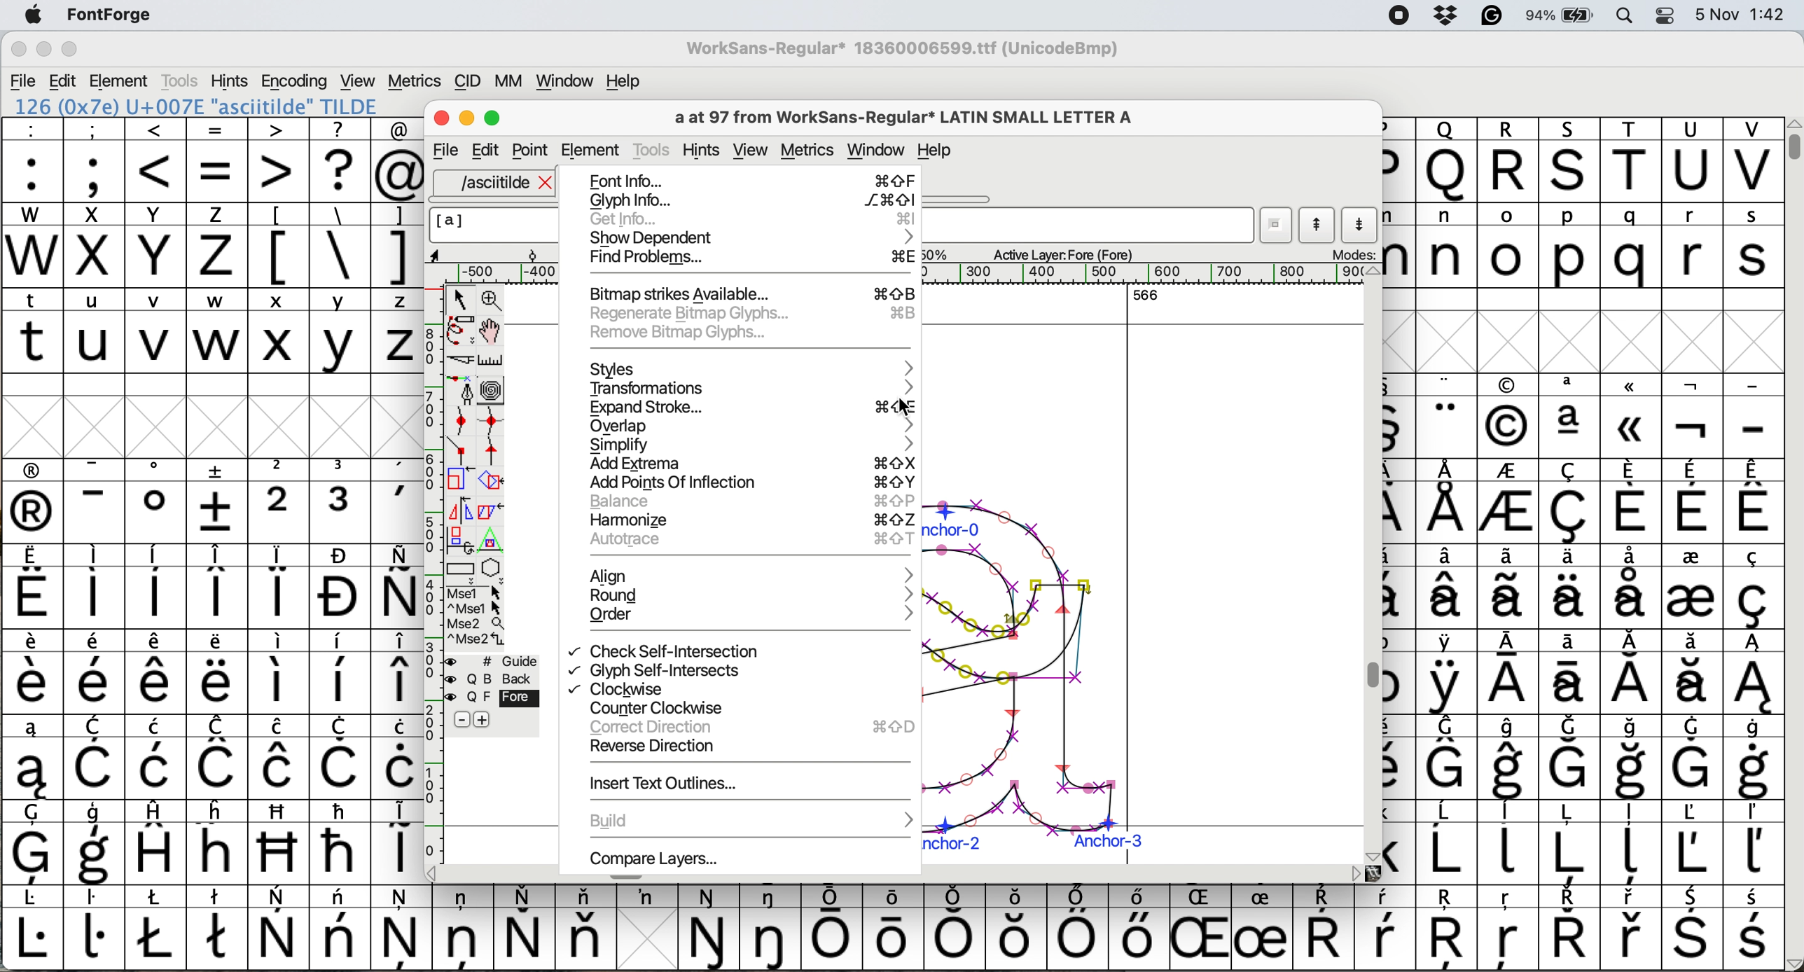 This screenshot has height=972, width=1804. Describe the element at coordinates (1570, 758) in the screenshot. I see `symbol` at that location.